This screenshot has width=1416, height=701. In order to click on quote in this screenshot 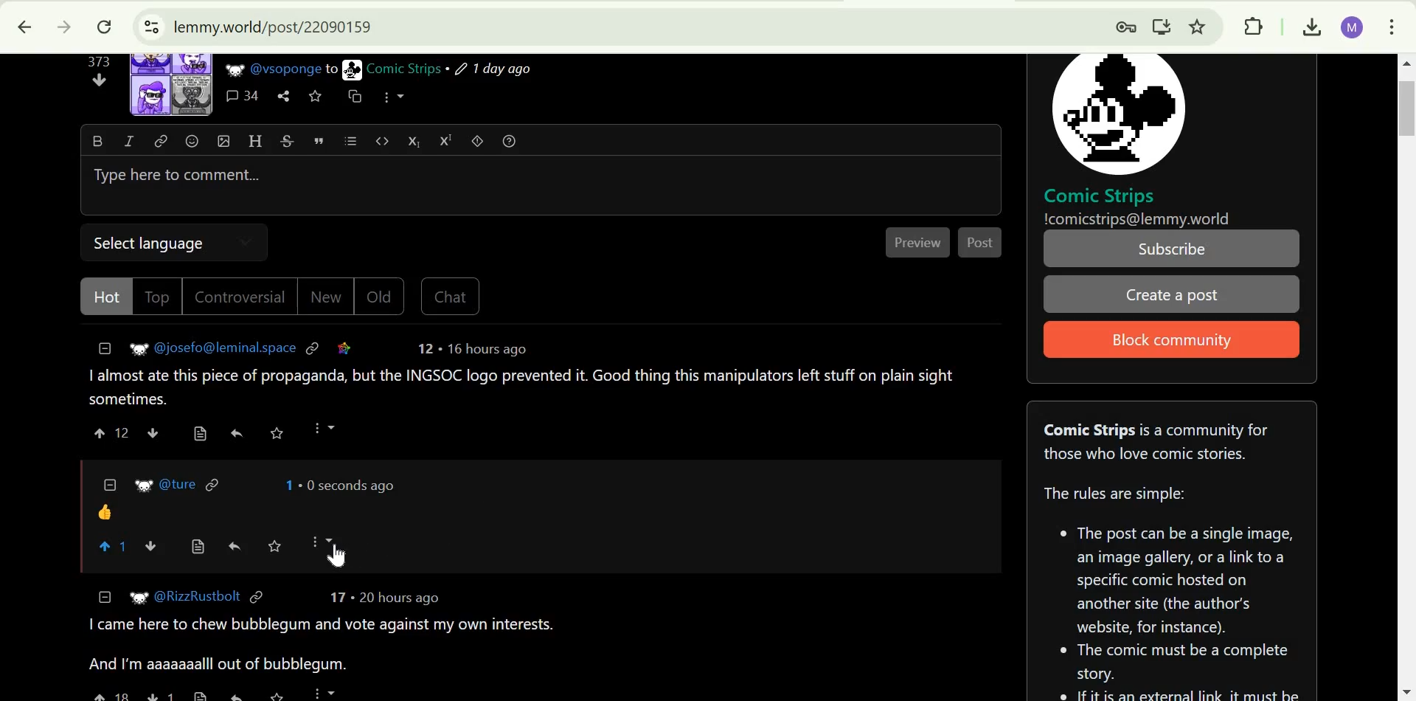, I will do `click(319, 140)`.